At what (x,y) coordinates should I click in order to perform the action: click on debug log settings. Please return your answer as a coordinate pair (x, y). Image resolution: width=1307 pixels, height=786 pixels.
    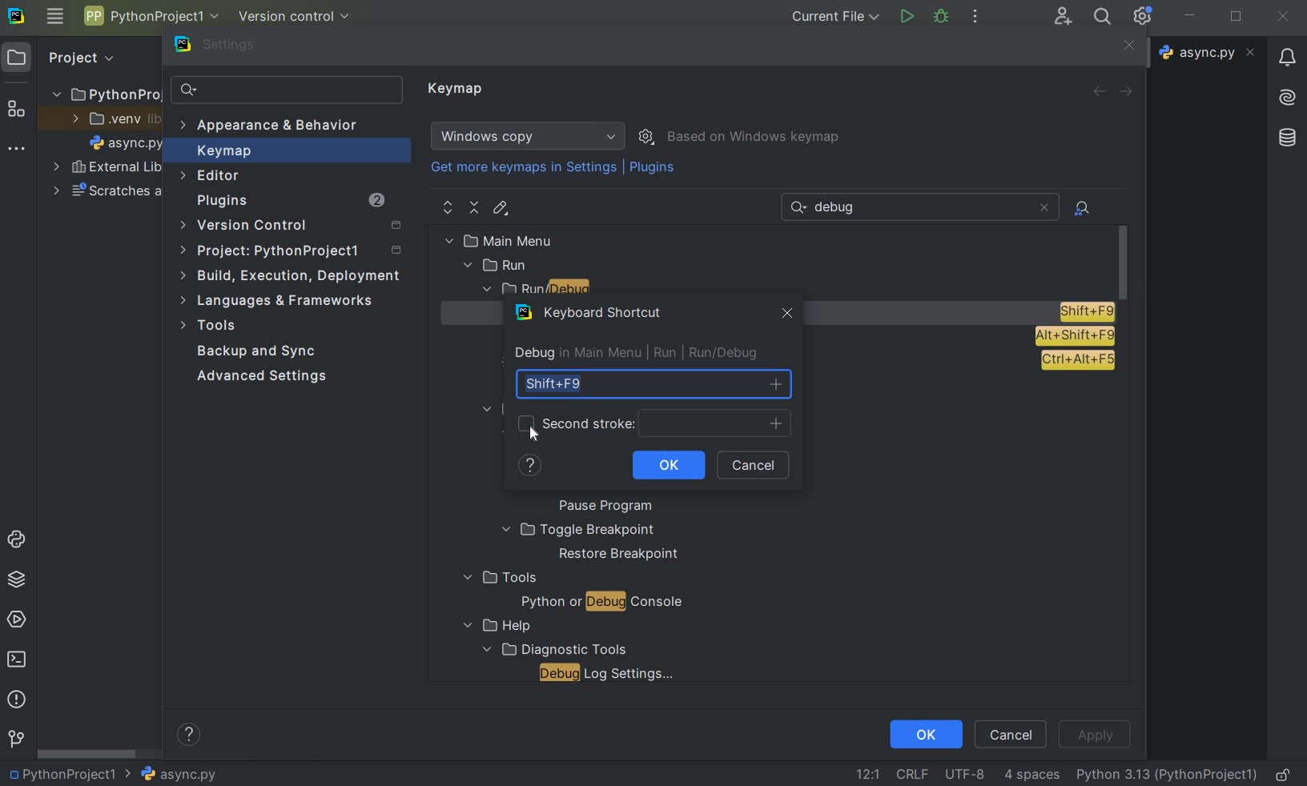
    Looking at the image, I should click on (611, 673).